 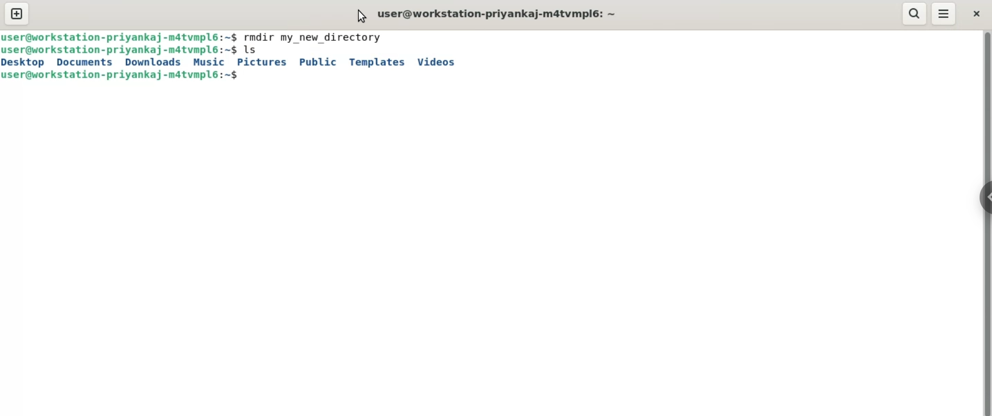 What do you see at coordinates (314, 36) in the screenshot?
I see `rmdir my_new_directory` at bounding box center [314, 36].